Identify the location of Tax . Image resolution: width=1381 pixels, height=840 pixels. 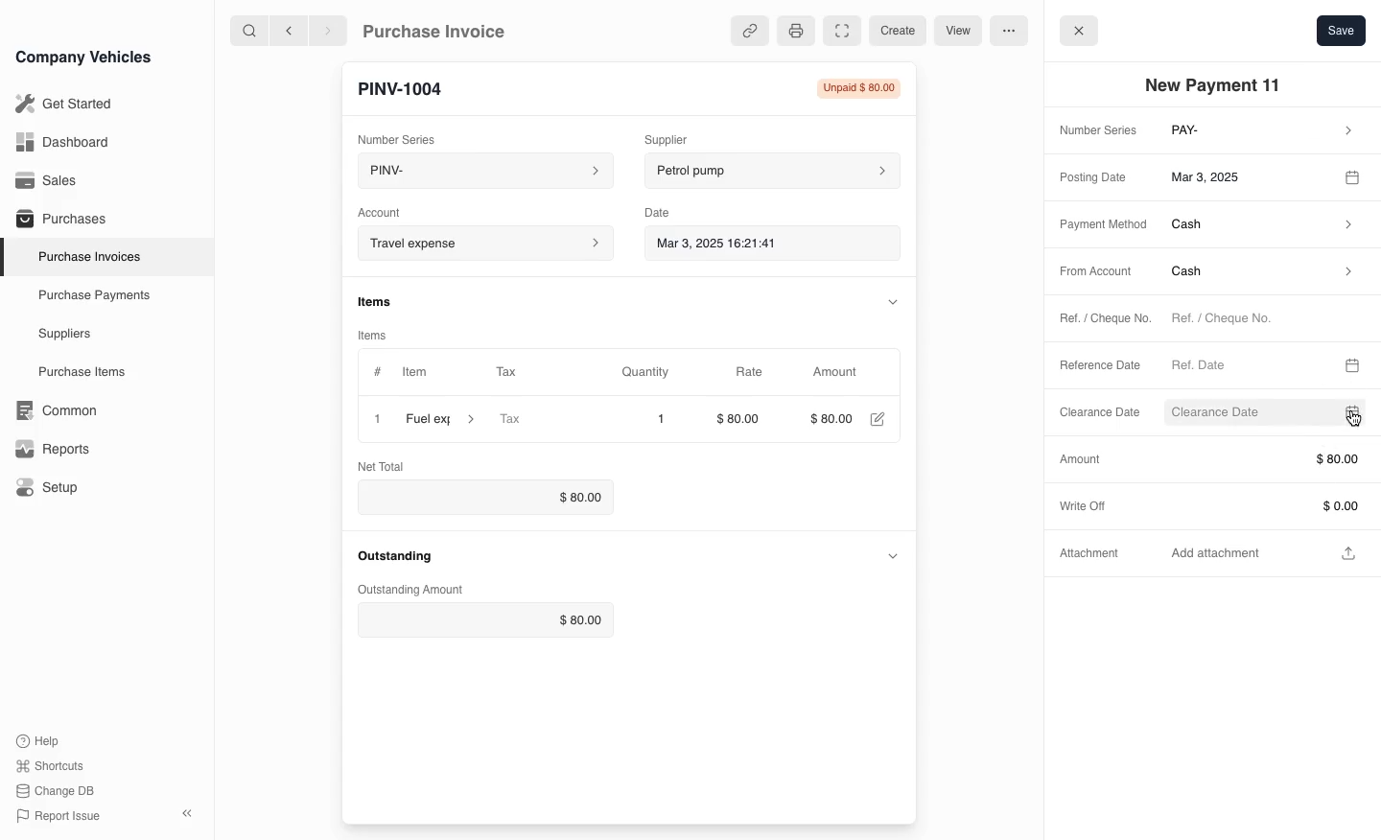
(542, 420).